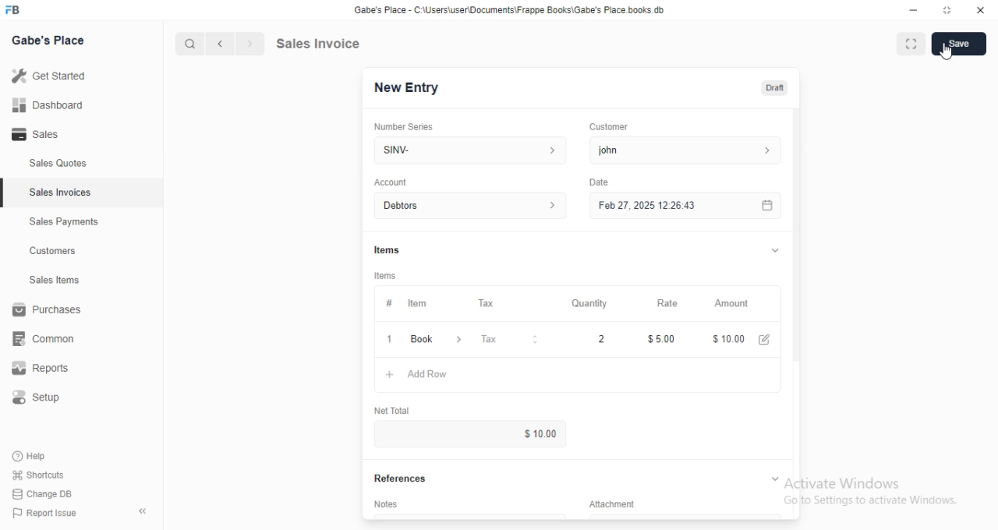 Image resolution: width=998 pixels, height=530 pixels. I want to click on previous, so click(221, 42).